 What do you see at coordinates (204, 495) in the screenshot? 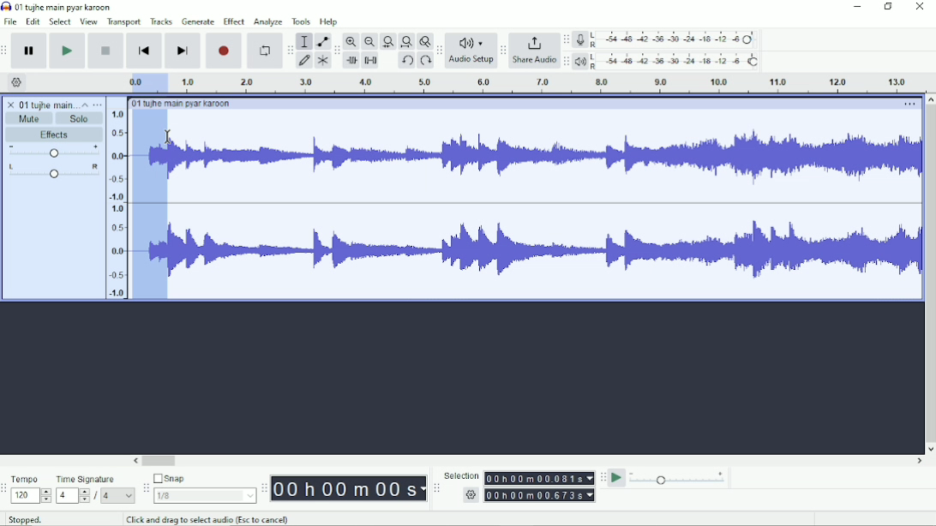
I see `1/8` at bounding box center [204, 495].